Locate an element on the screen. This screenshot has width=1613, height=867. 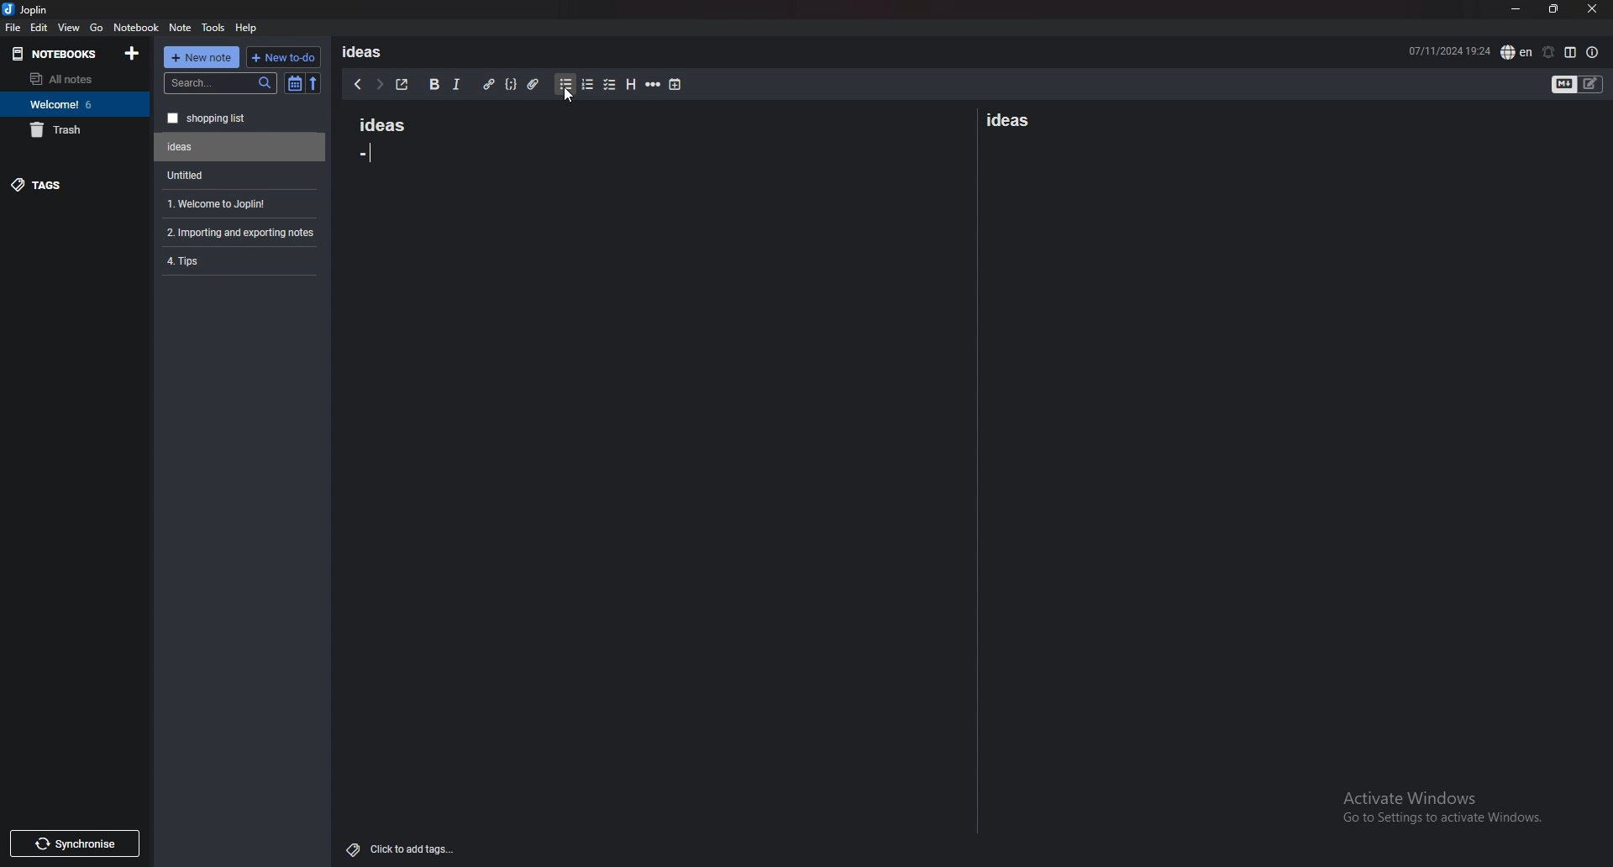
ideas is located at coordinates (374, 123).